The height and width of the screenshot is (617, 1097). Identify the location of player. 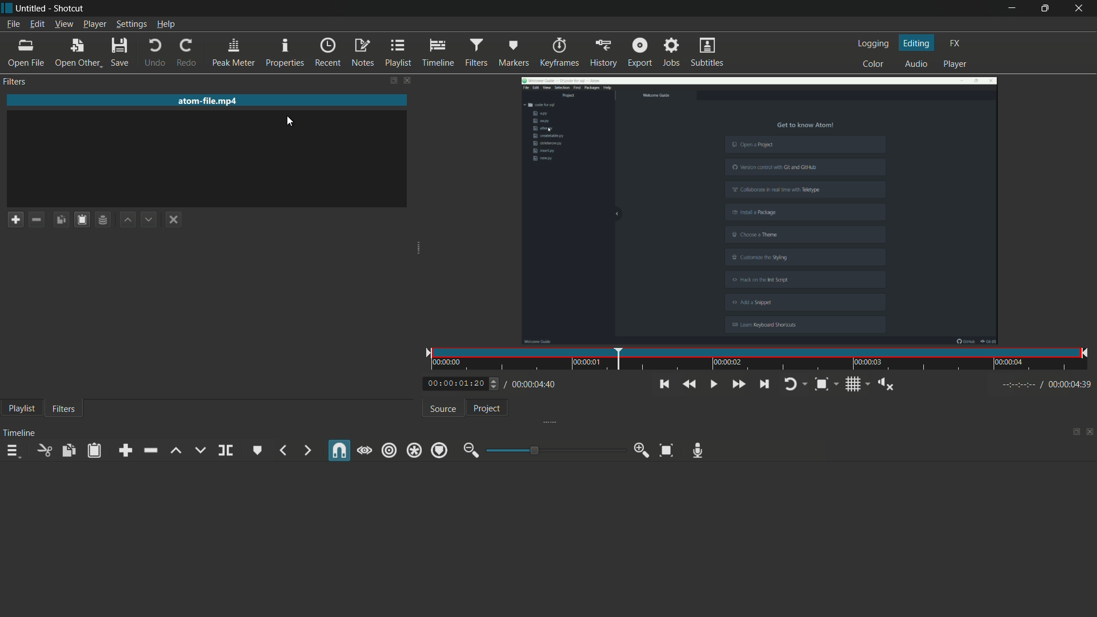
(956, 64).